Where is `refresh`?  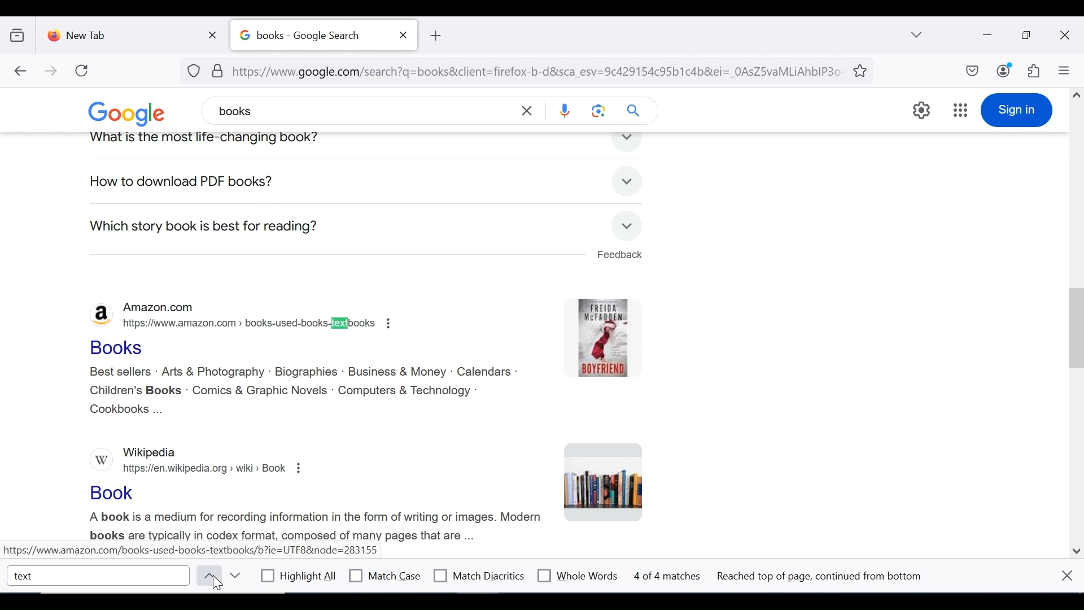
refresh is located at coordinates (82, 71).